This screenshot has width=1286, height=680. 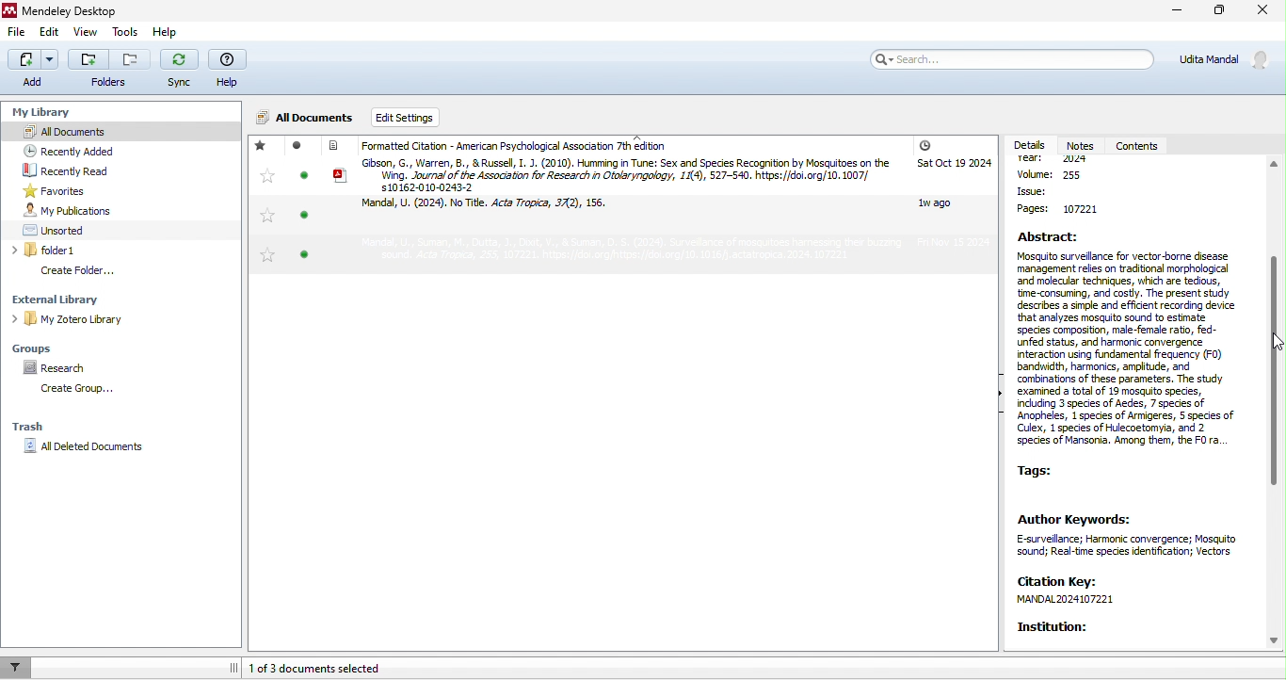 What do you see at coordinates (102, 299) in the screenshot?
I see `external library` at bounding box center [102, 299].